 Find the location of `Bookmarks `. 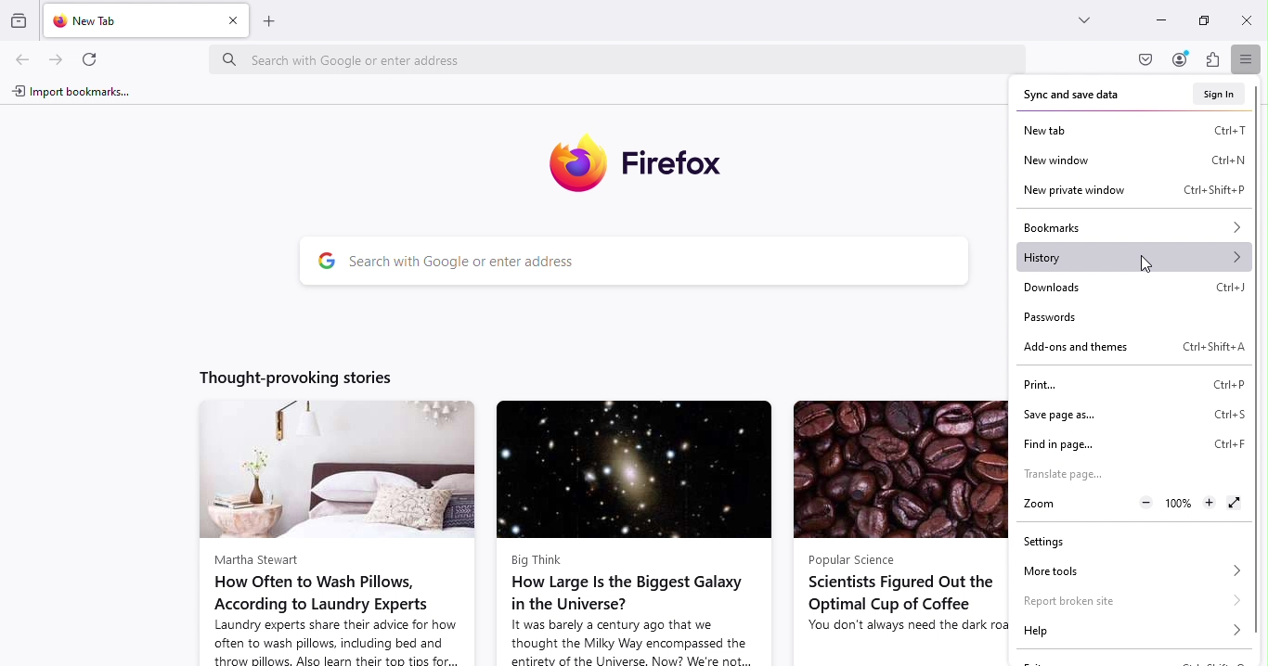

Bookmarks  is located at coordinates (1132, 225).